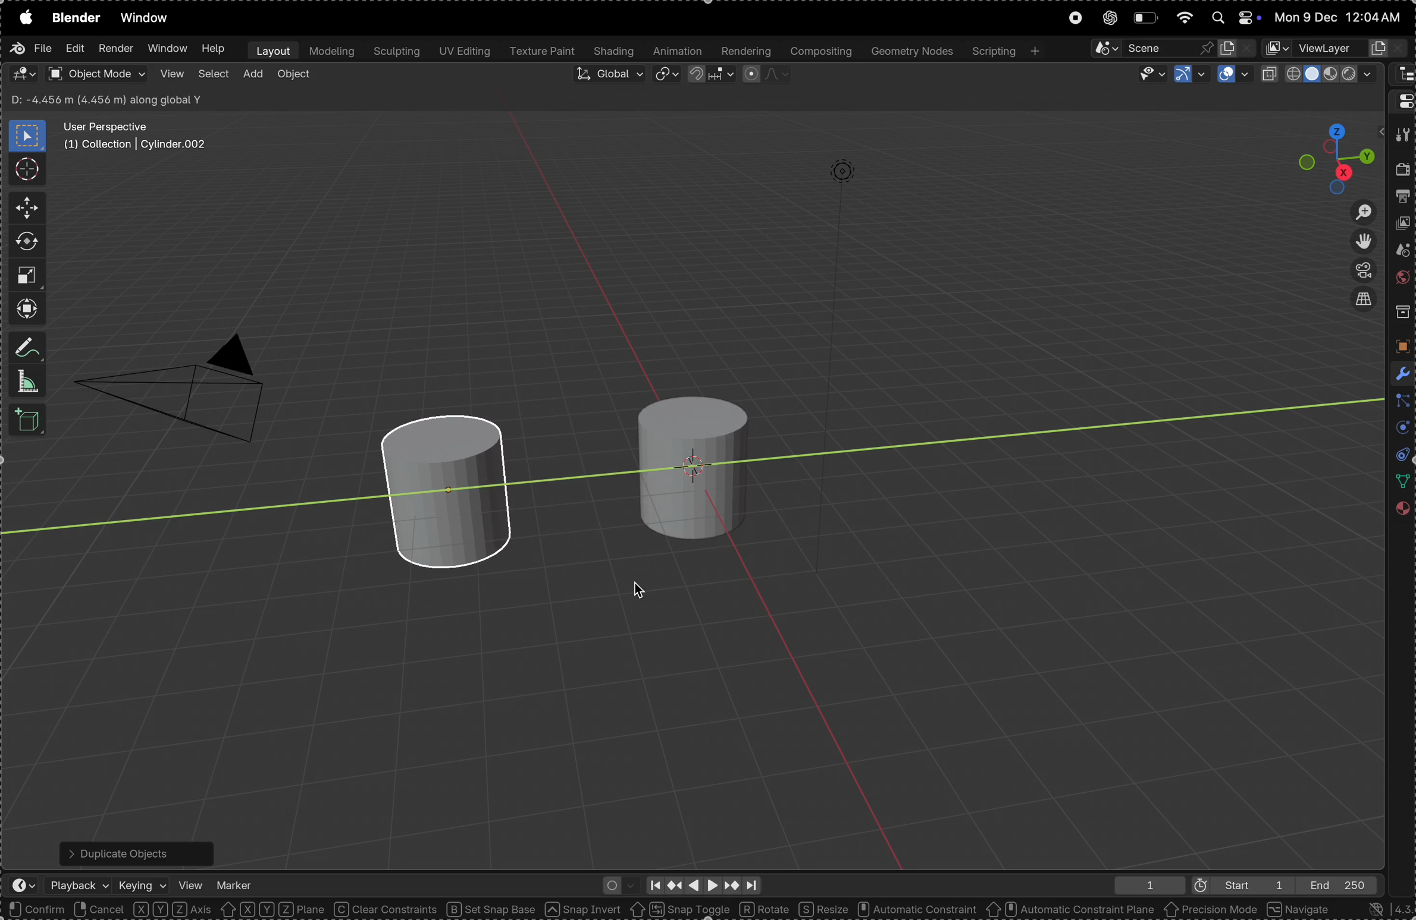  I want to click on render, so click(1403, 172).